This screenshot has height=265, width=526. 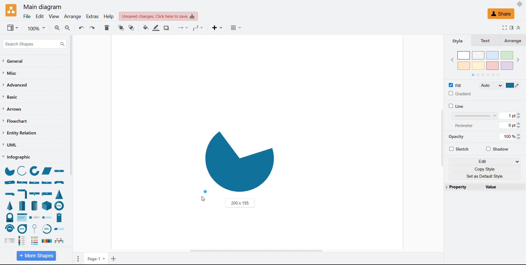 I want to click on trapezoid, so click(x=47, y=171).